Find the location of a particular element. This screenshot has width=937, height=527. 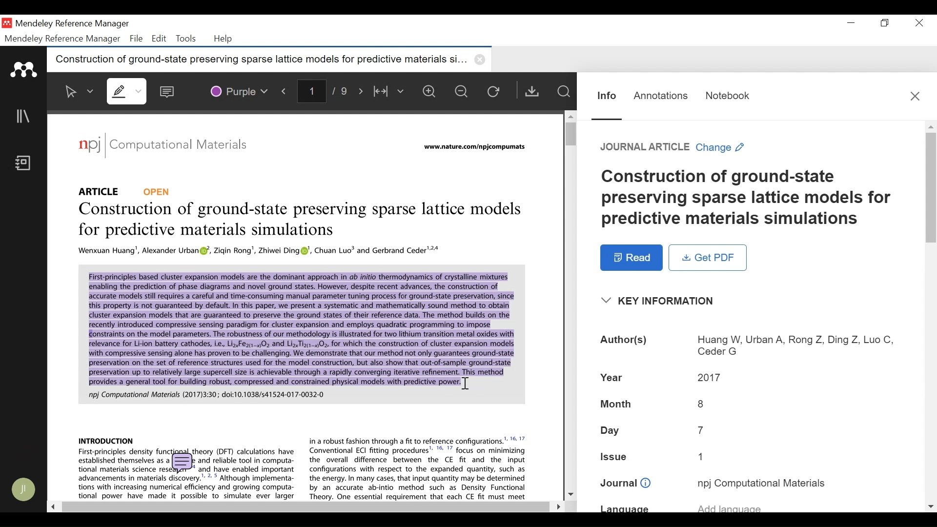

Fit to Width is located at coordinates (390, 91).